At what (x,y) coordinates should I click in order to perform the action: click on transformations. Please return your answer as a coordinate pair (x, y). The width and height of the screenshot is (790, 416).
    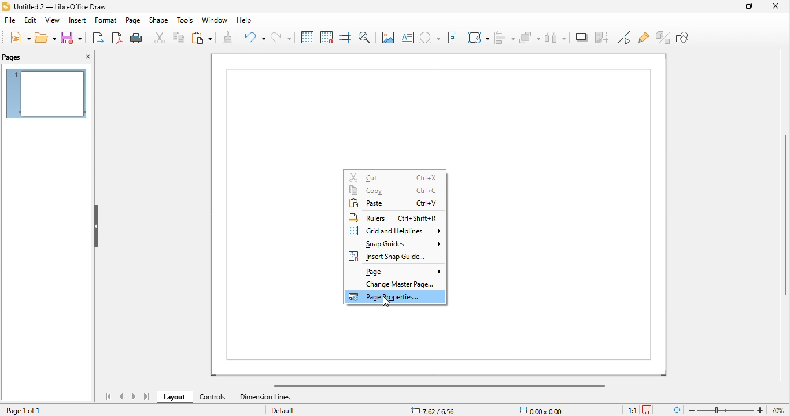
    Looking at the image, I should click on (478, 38).